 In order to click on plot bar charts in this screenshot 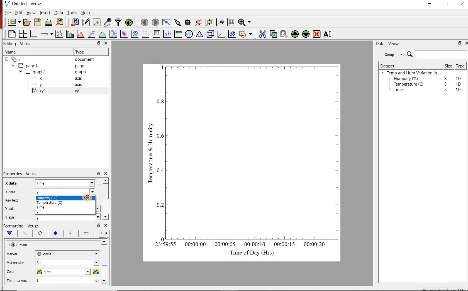, I will do `click(70, 33)`.